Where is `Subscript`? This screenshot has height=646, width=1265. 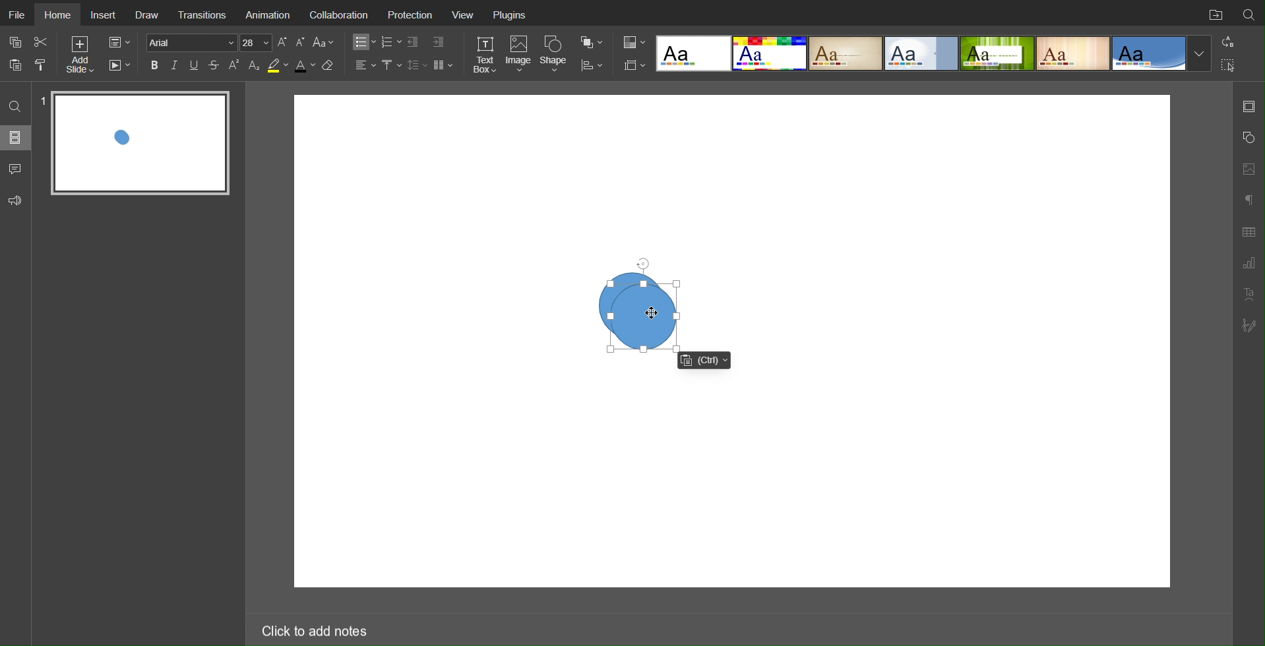 Subscript is located at coordinates (255, 65).